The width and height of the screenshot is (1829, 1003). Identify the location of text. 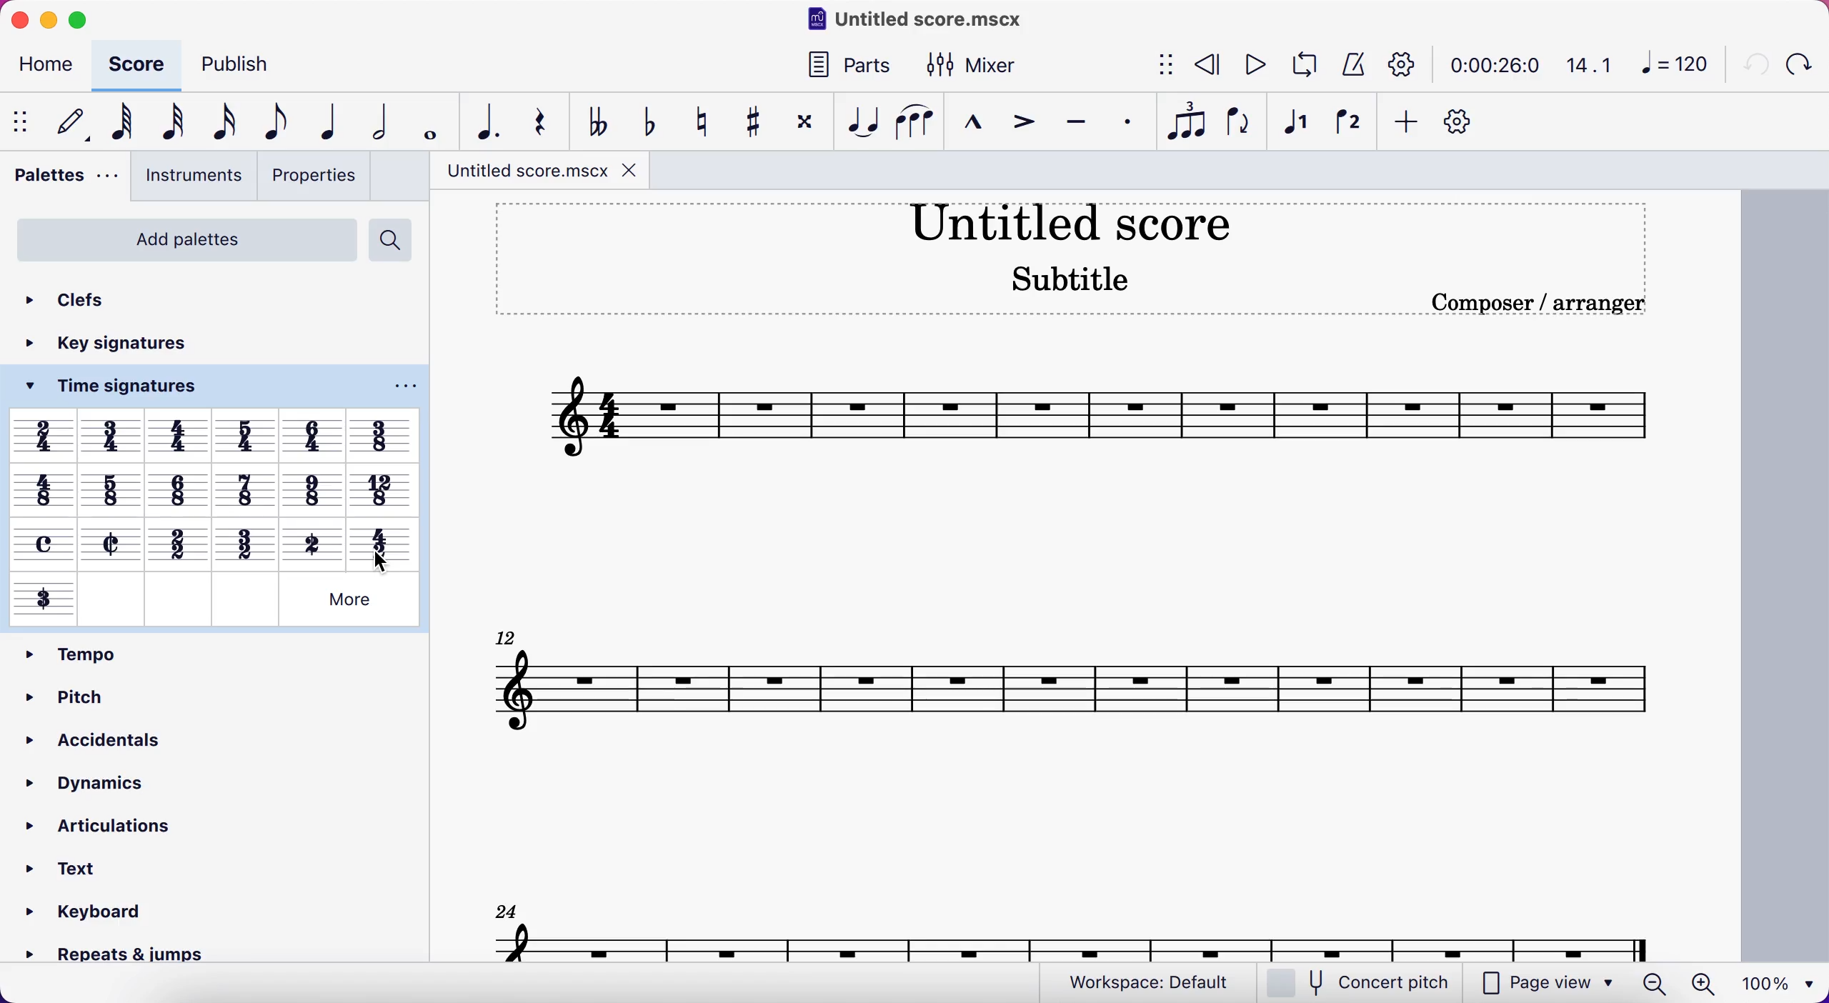
(71, 866).